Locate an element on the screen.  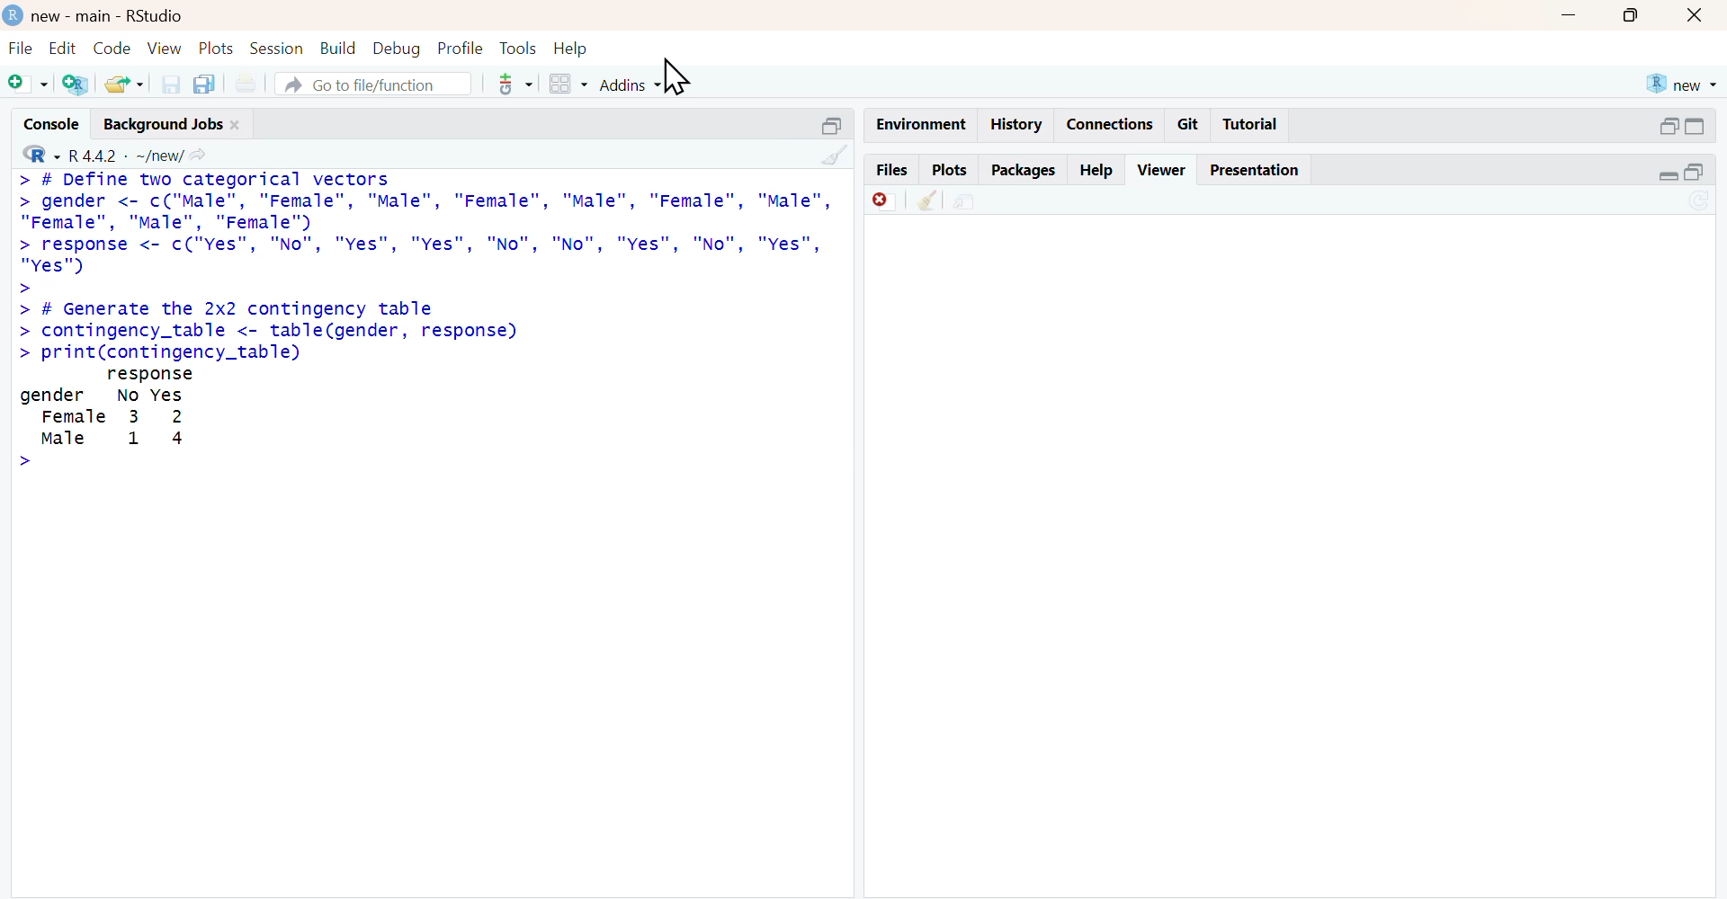
code is located at coordinates (112, 49).